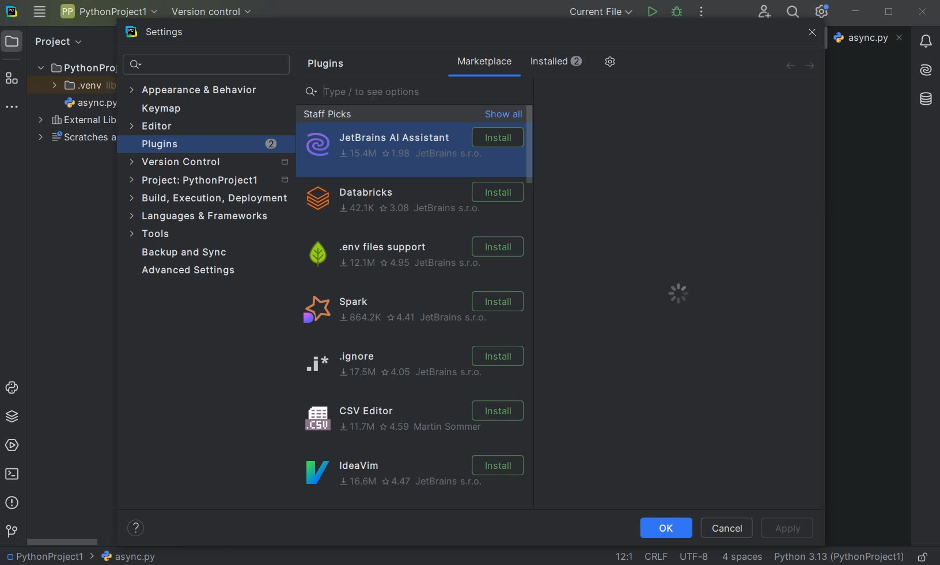 Image resolution: width=940 pixels, height=565 pixels. What do you see at coordinates (856, 12) in the screenshot?
I see `minimize` at bounding box center [856, 12].